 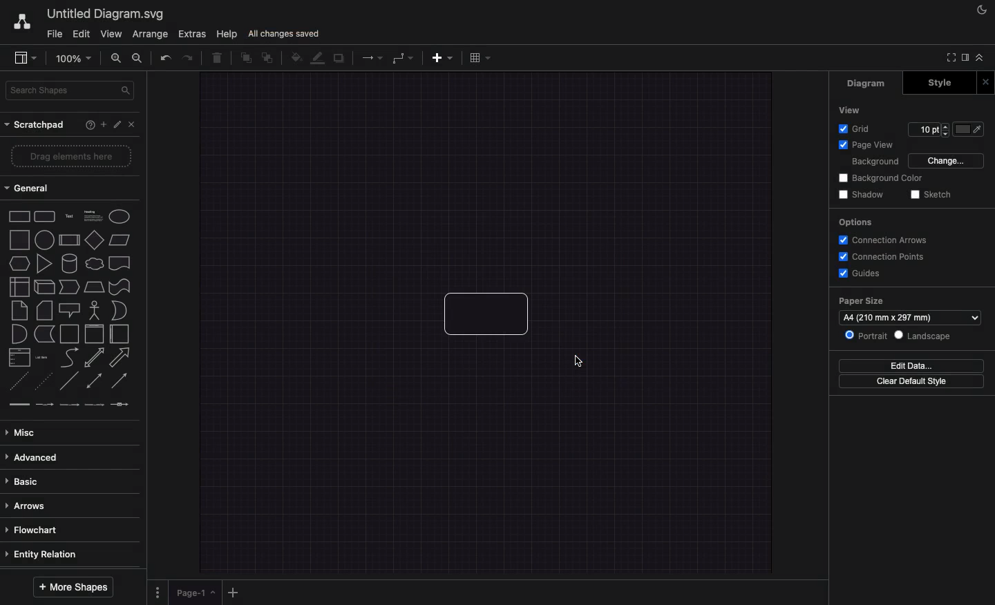 I want to click on Table, so click(x=480, y=57).